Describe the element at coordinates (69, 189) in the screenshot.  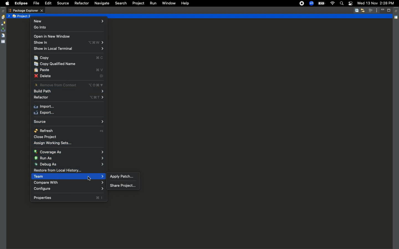
I see `Configure` at that location.